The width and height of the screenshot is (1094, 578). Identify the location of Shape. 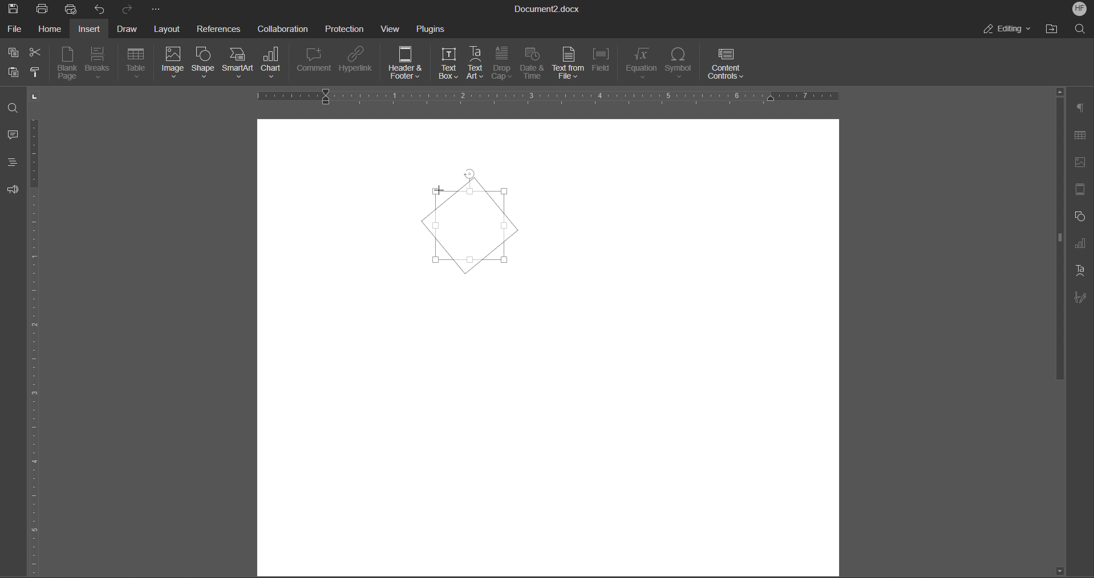
(205, 65).